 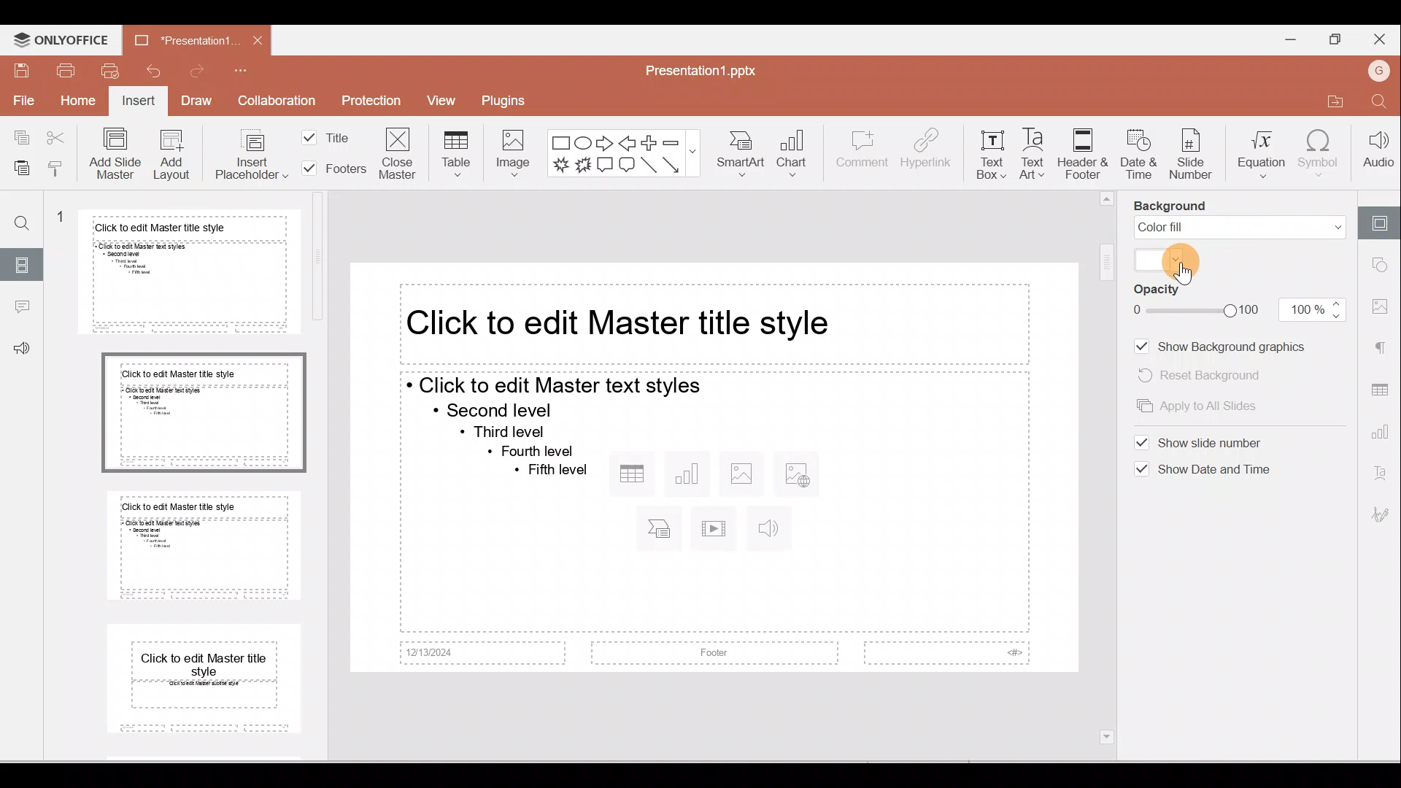 What do you see at coordinates (23, 263) in the screenshot?
I see `Slide` at bounding box center [23, 263].